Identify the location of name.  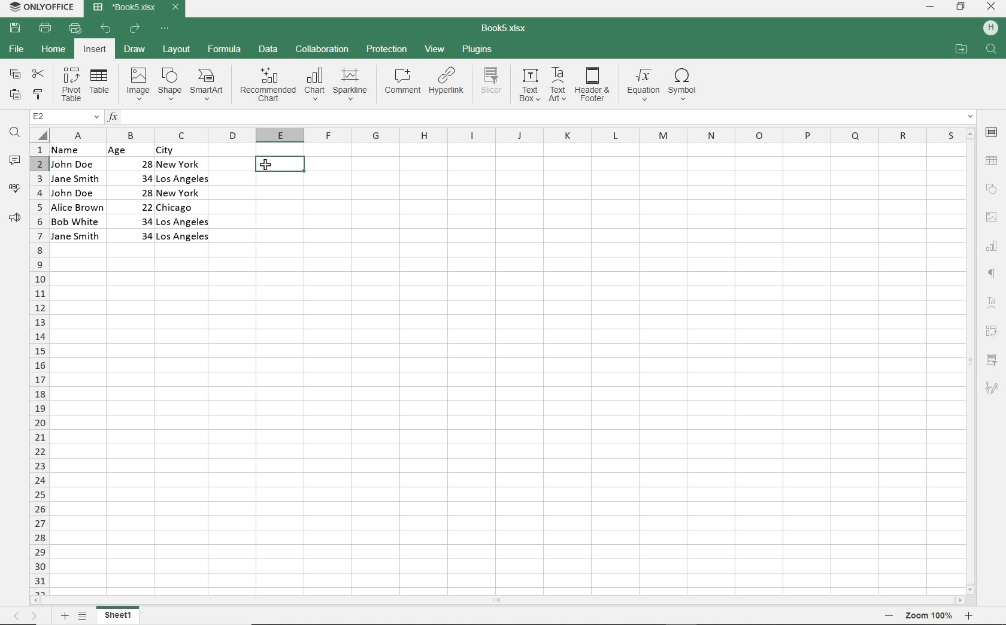
(72, 150).